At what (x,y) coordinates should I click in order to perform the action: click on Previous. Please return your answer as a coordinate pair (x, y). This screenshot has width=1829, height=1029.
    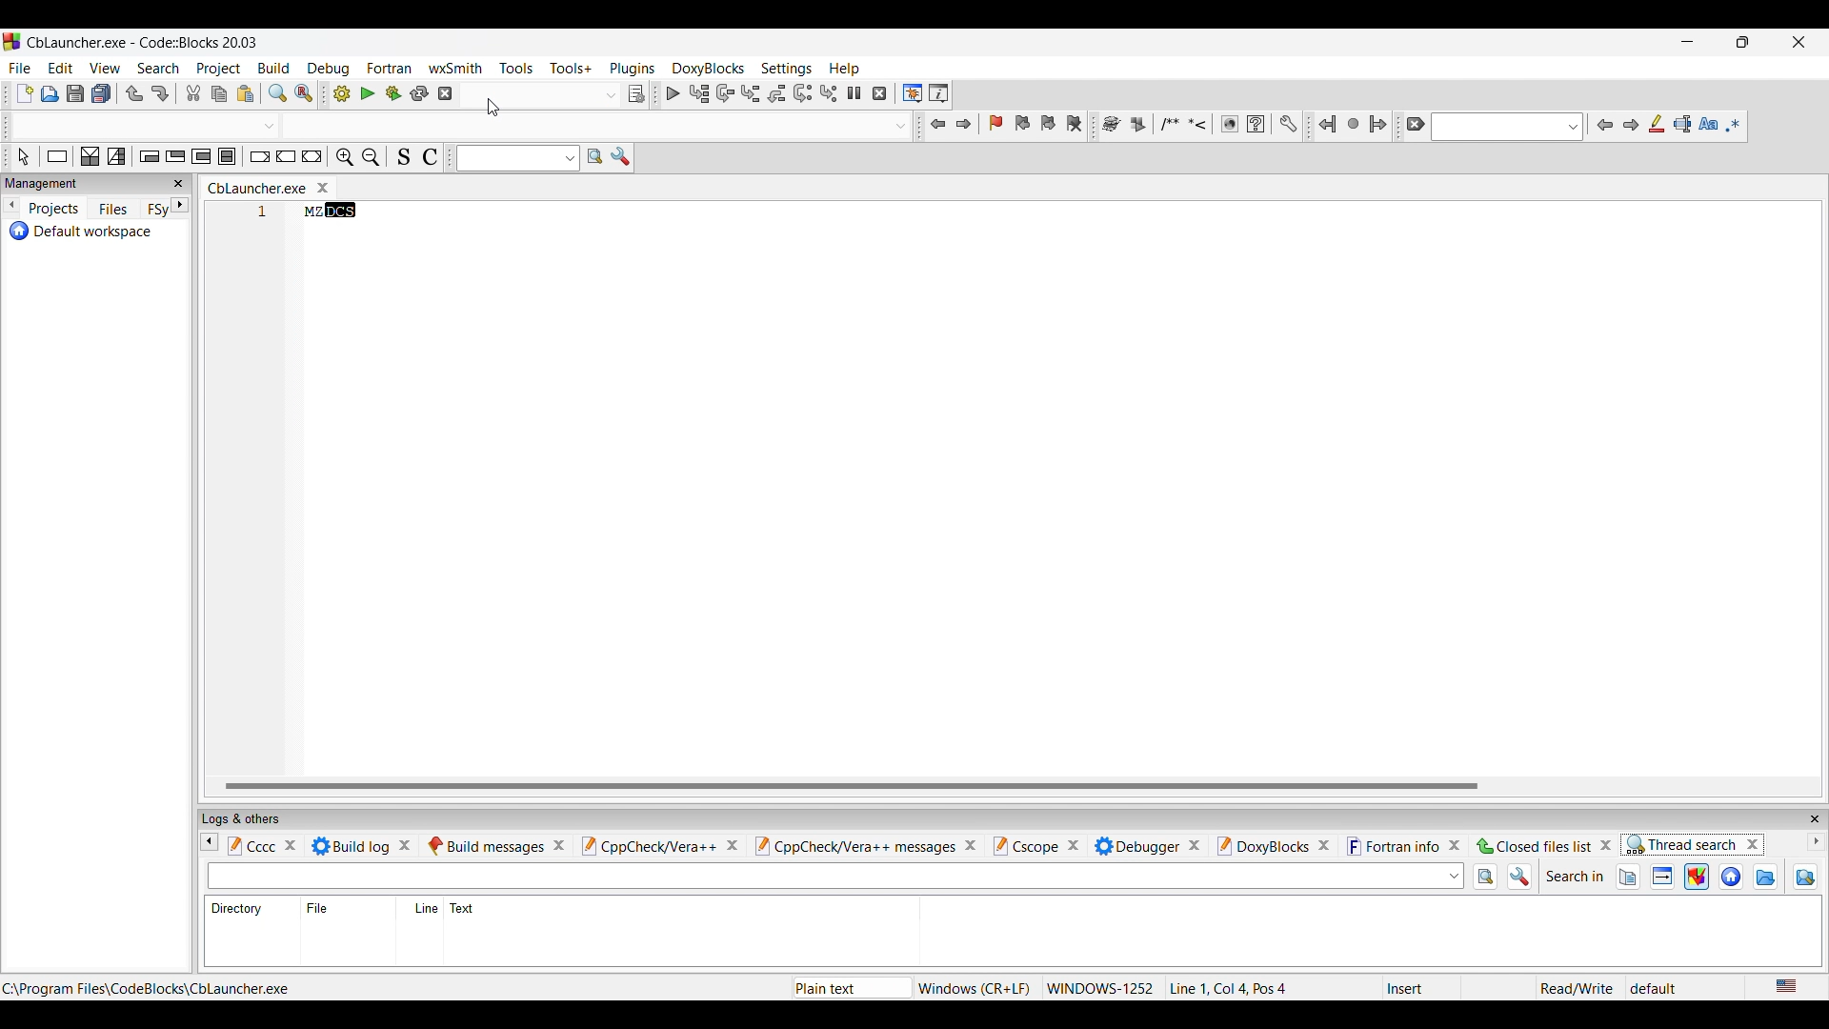
    Looking at the image, I should click on (1605, 125).